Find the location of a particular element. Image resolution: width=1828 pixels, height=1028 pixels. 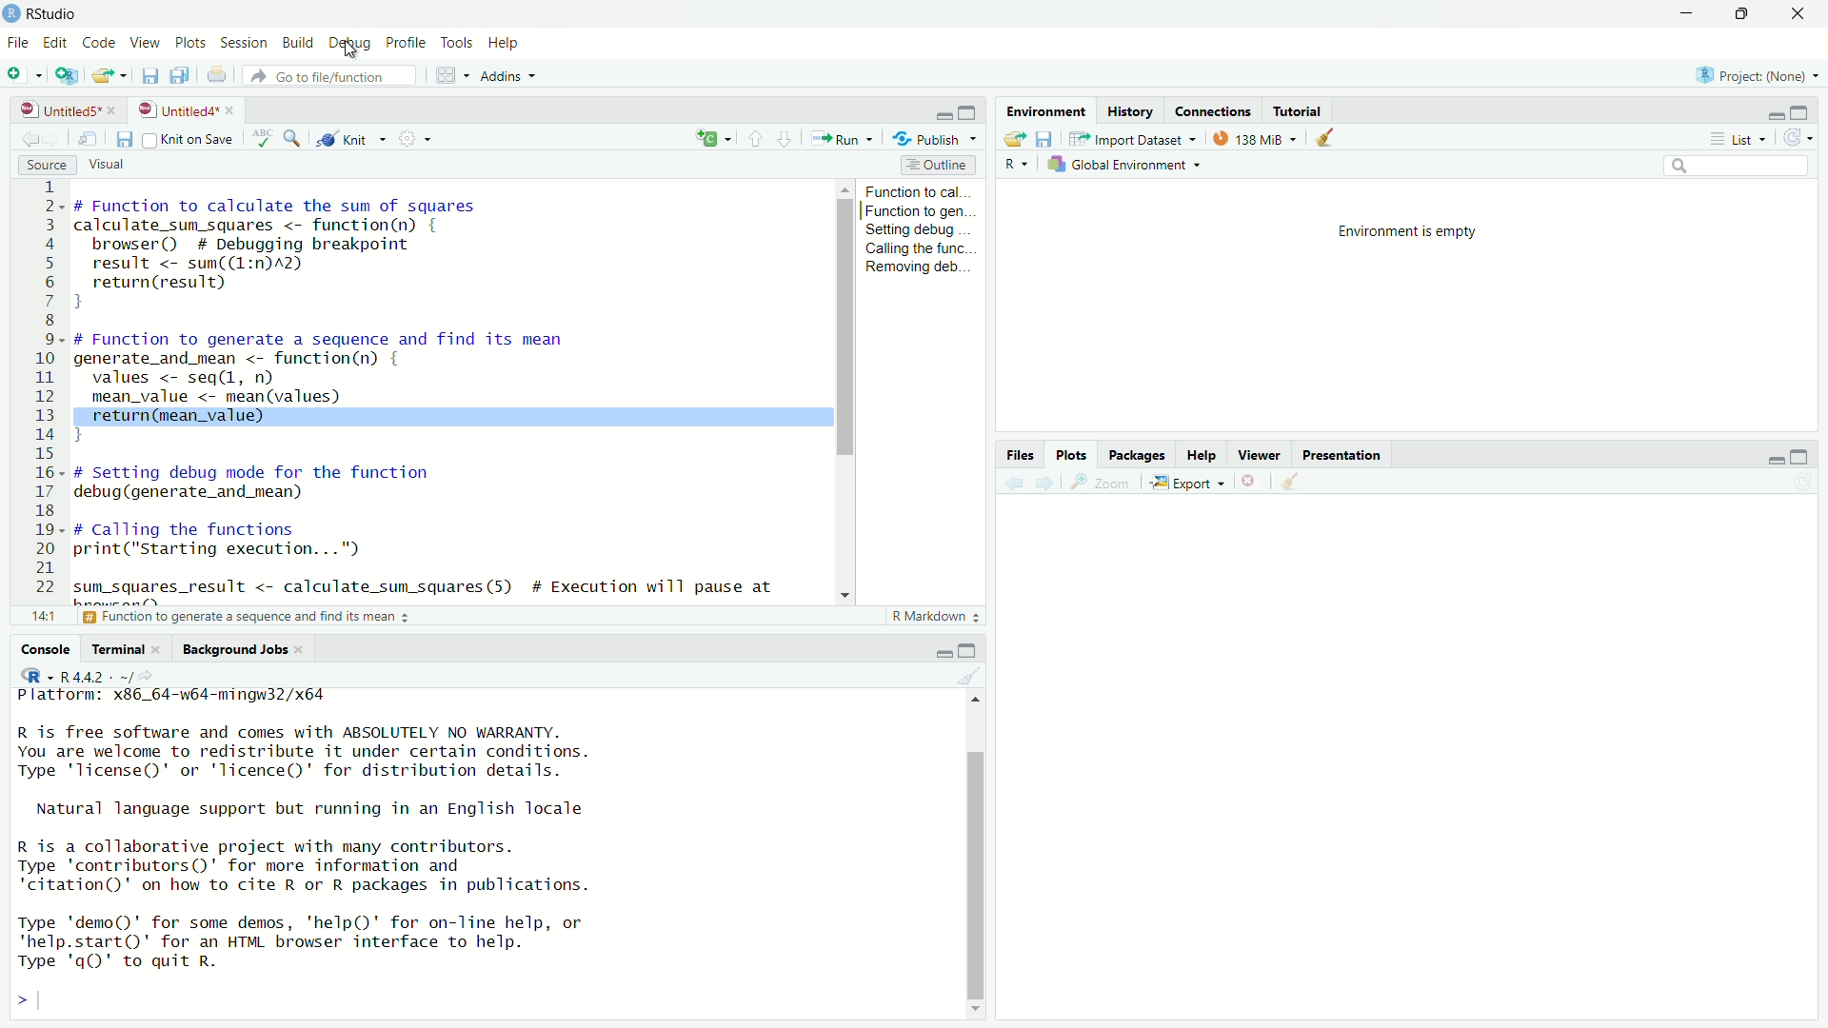

R 4.4.2 . ~/ is located at coordinates (96, 676).